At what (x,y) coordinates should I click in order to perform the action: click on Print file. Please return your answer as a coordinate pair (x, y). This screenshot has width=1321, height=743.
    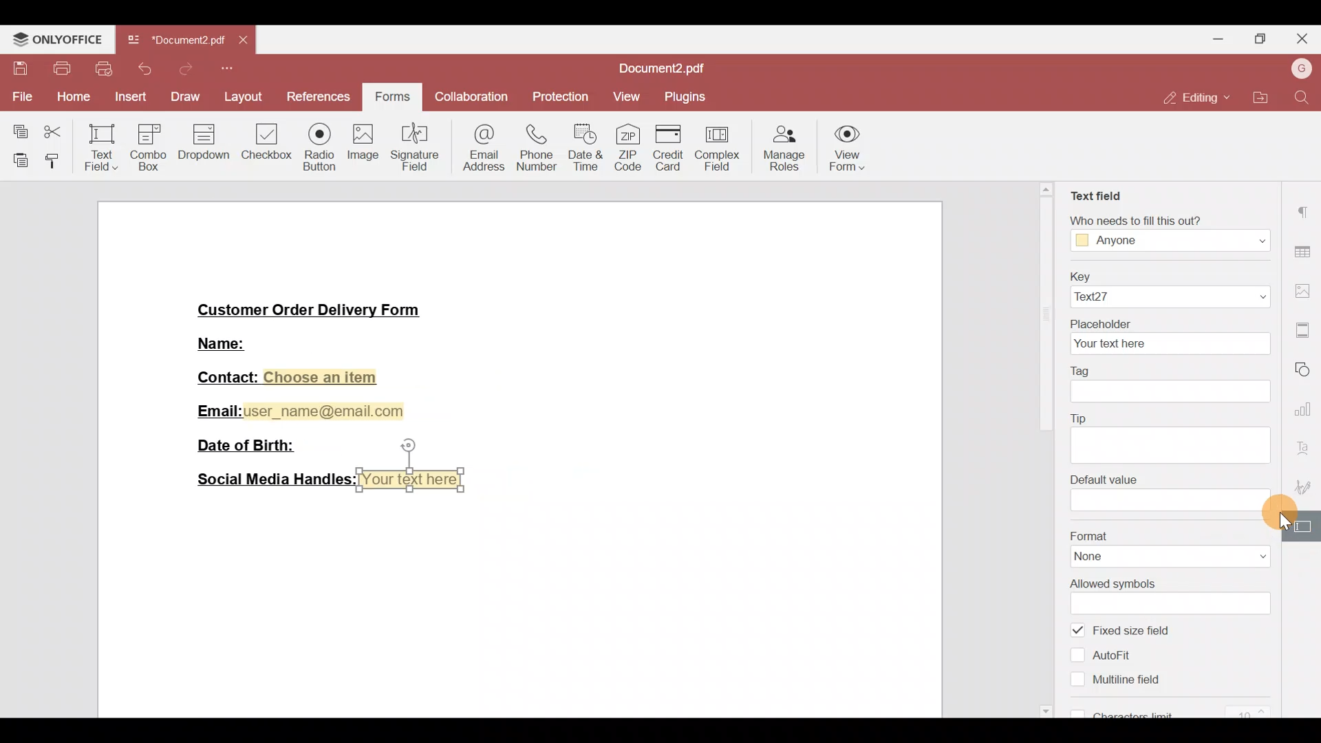
    Looking at the image, I should click on (60, 69).